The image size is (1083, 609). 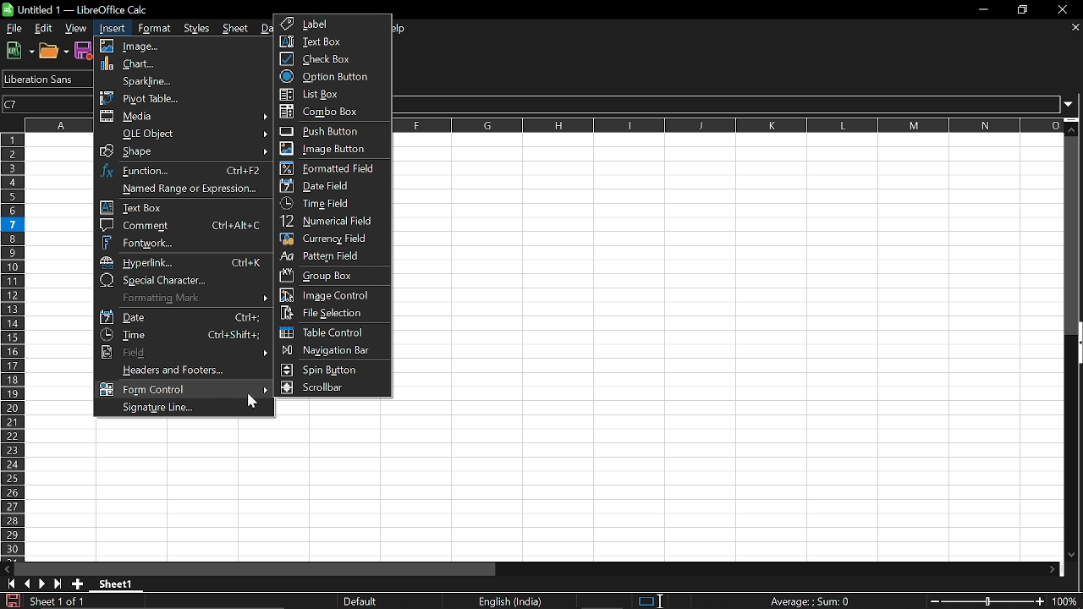 I want to click on Current sheet, so click(x=120, y=585).